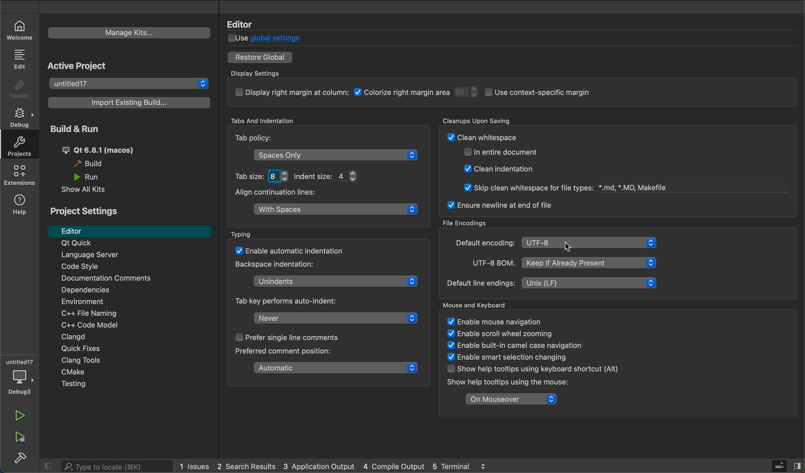  Describe the element at coordinates (21, 416) in the screenshot. I see `run` at that location.